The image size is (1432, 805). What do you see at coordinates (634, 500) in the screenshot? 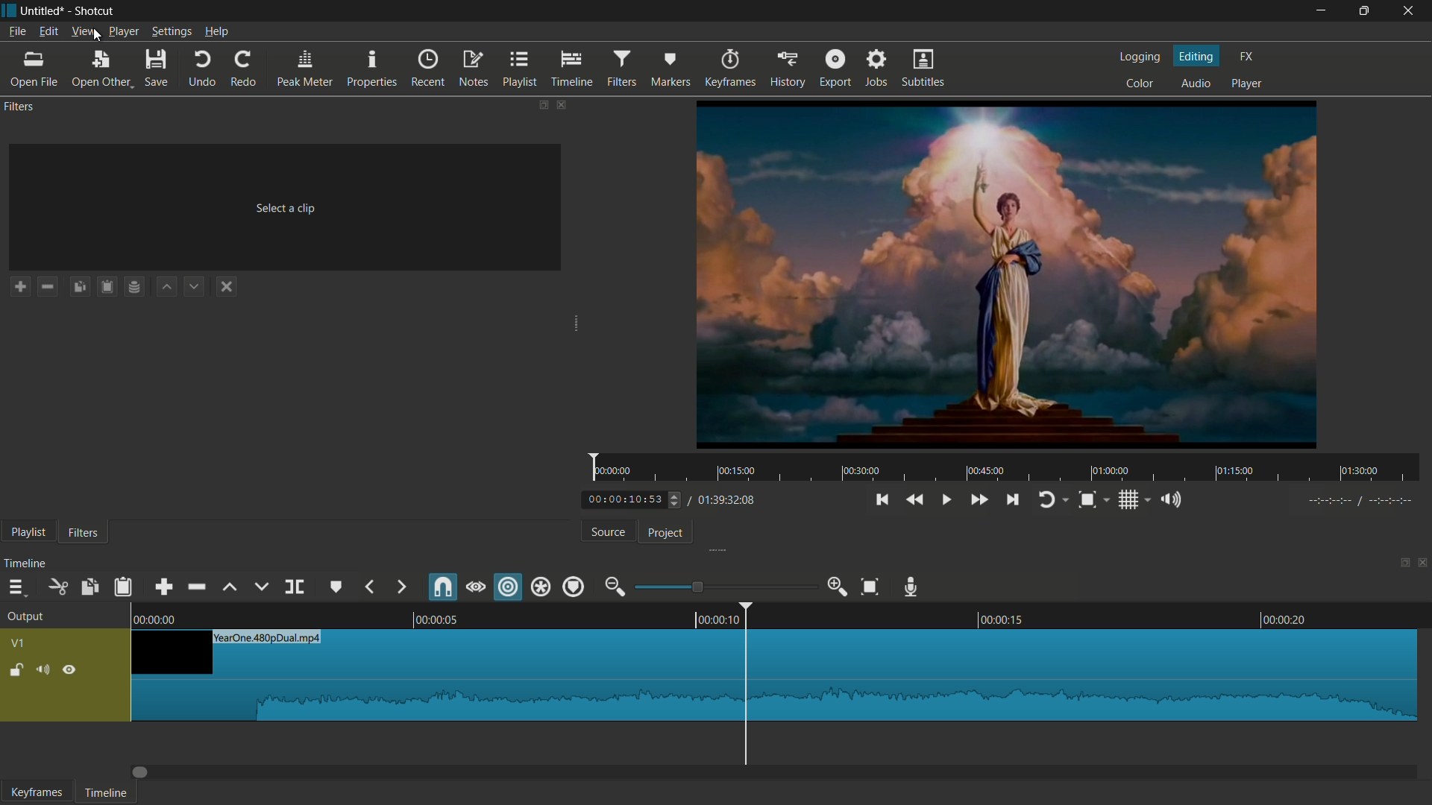
I see `current time` at bounding box center [634, 500].